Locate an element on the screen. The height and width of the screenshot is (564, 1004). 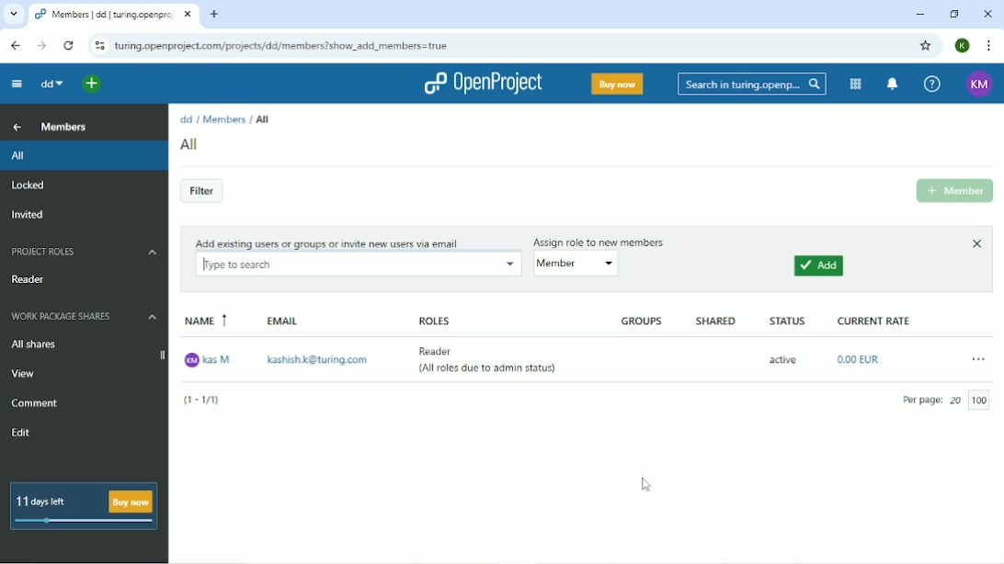
Members is located at coordinates (65, 127).